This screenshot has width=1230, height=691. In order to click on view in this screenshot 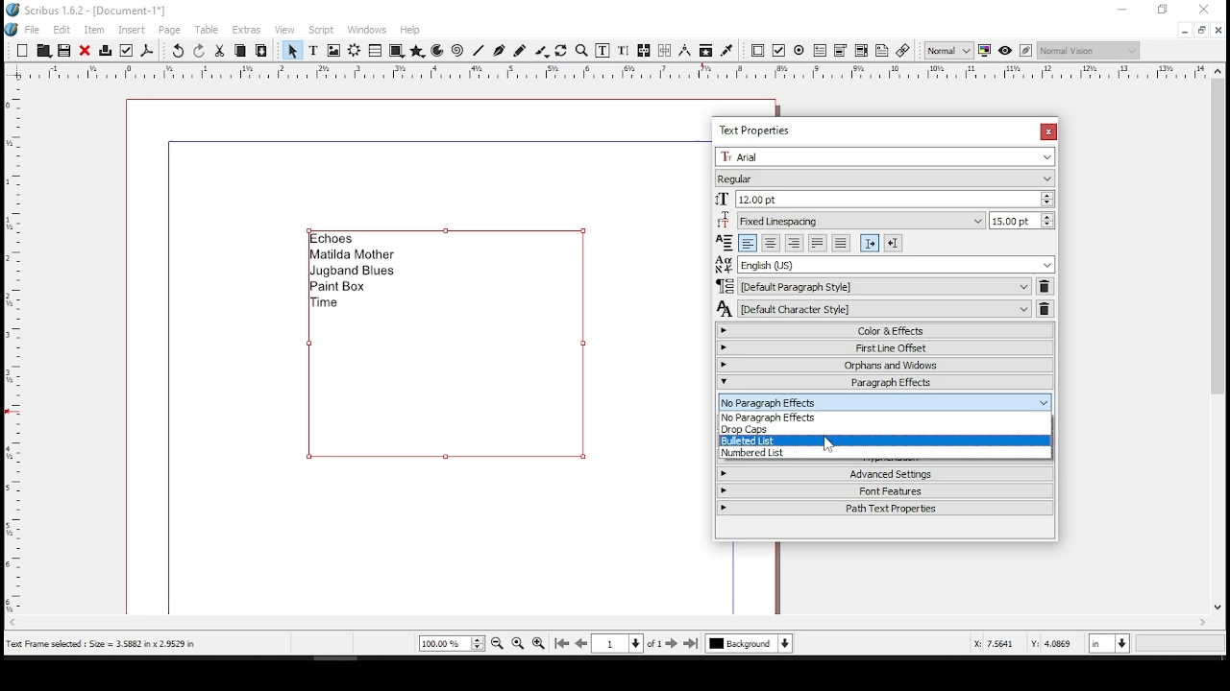, I will do `click(284, 31)`.